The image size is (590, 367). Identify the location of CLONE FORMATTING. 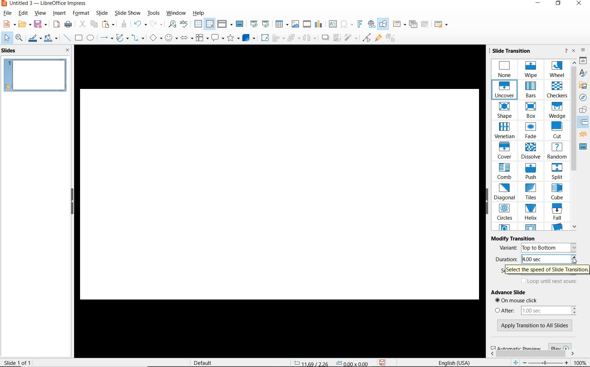
(124, 25).